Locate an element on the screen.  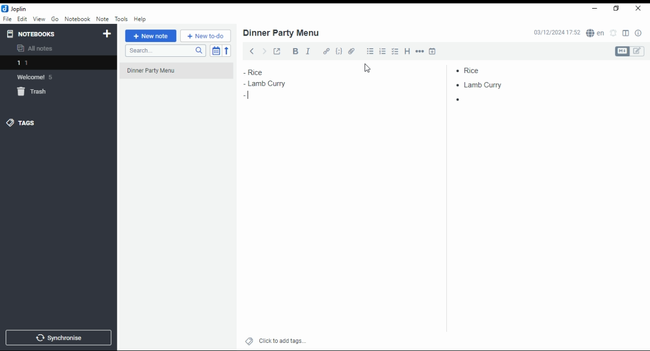
cursor is located at coordinates (369, 69).